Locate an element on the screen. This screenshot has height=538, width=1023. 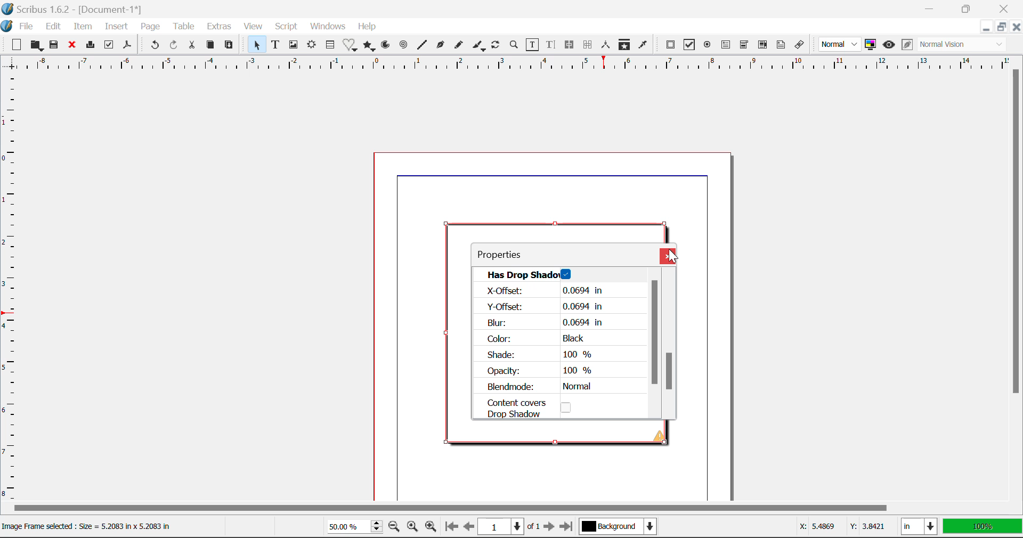
Y: 3.8421 is located at coordinates (867, 527).